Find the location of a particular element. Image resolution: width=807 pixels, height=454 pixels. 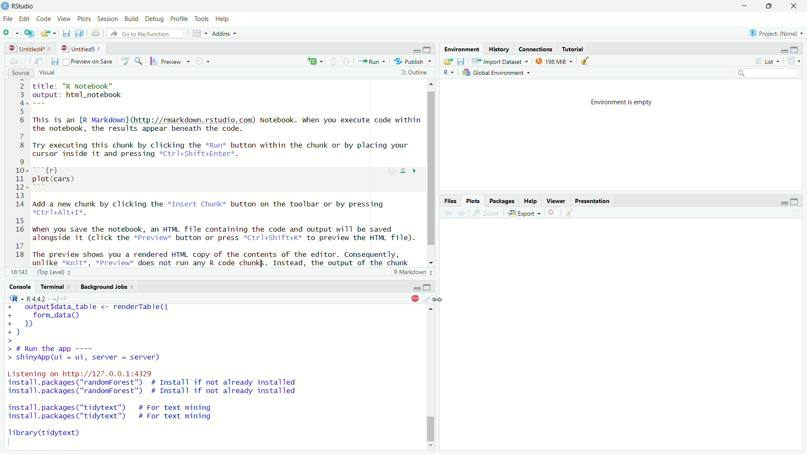

Project: (None)  is located at coordinates (773, 32).